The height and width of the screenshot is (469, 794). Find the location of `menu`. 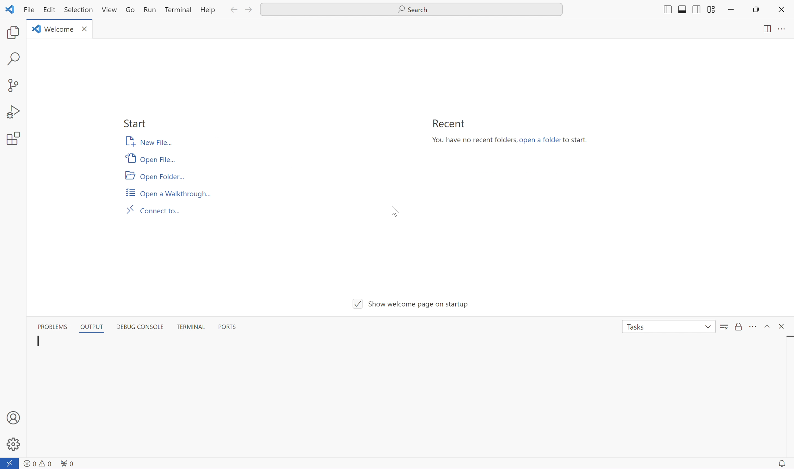

menu is located at coordinates (722, 329).